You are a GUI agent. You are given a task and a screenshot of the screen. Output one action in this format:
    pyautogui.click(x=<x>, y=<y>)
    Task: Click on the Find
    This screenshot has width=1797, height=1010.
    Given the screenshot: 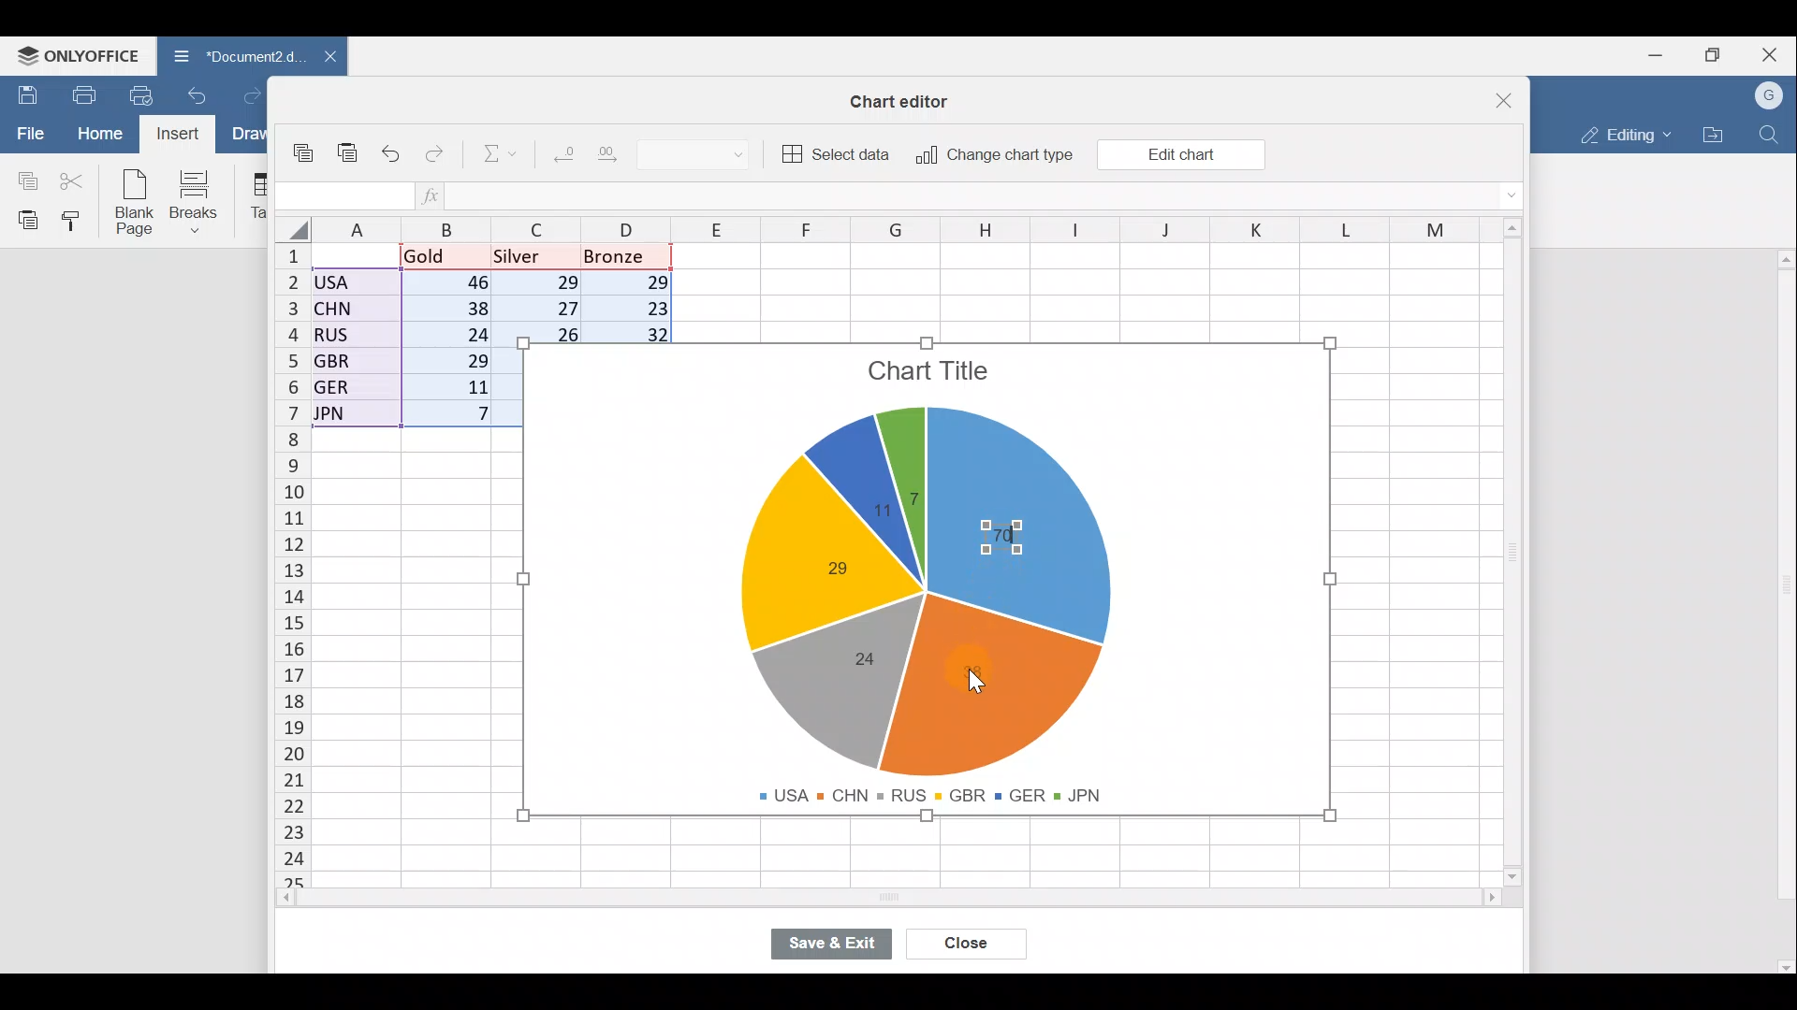 What is the action you would take?
    pyautogui.click(x=1773, y=131)
    